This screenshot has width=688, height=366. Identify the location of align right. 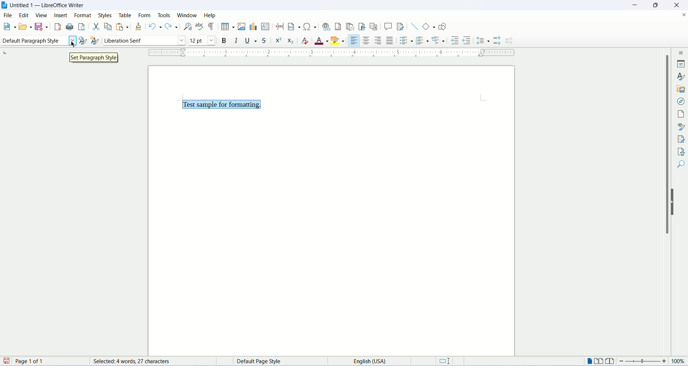
(379, 40).